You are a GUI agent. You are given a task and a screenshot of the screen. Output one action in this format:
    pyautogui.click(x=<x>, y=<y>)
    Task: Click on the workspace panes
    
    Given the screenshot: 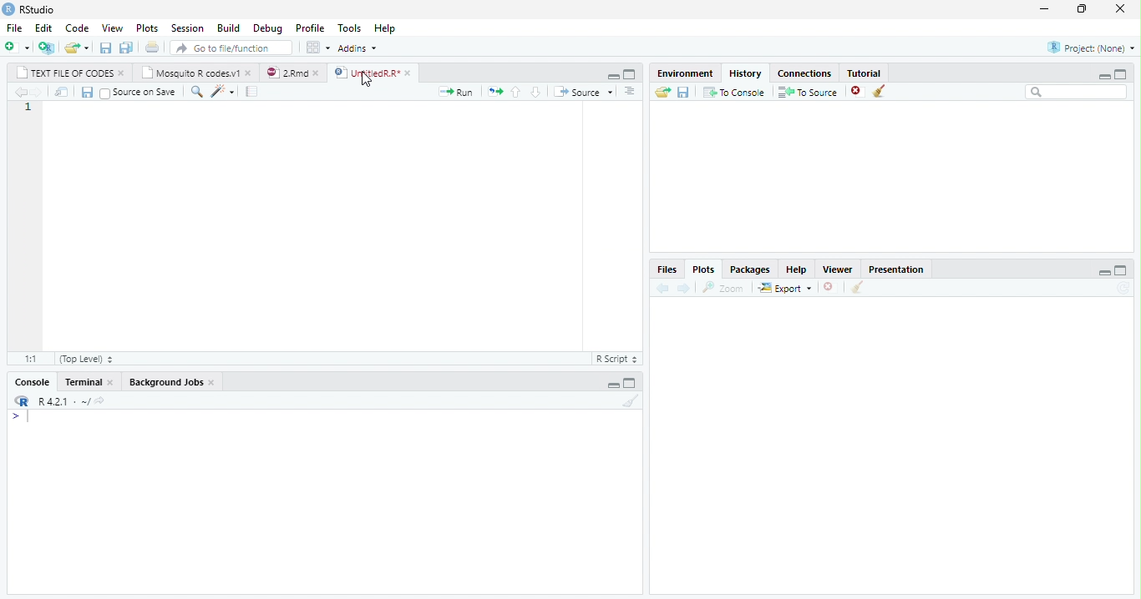 What is the action you would take?
    pyautogui.click(x=316, y=48)
    